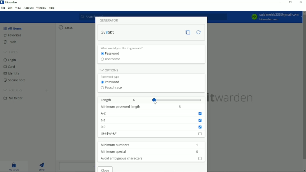  I want to click on Restore down, so click(290, 3).